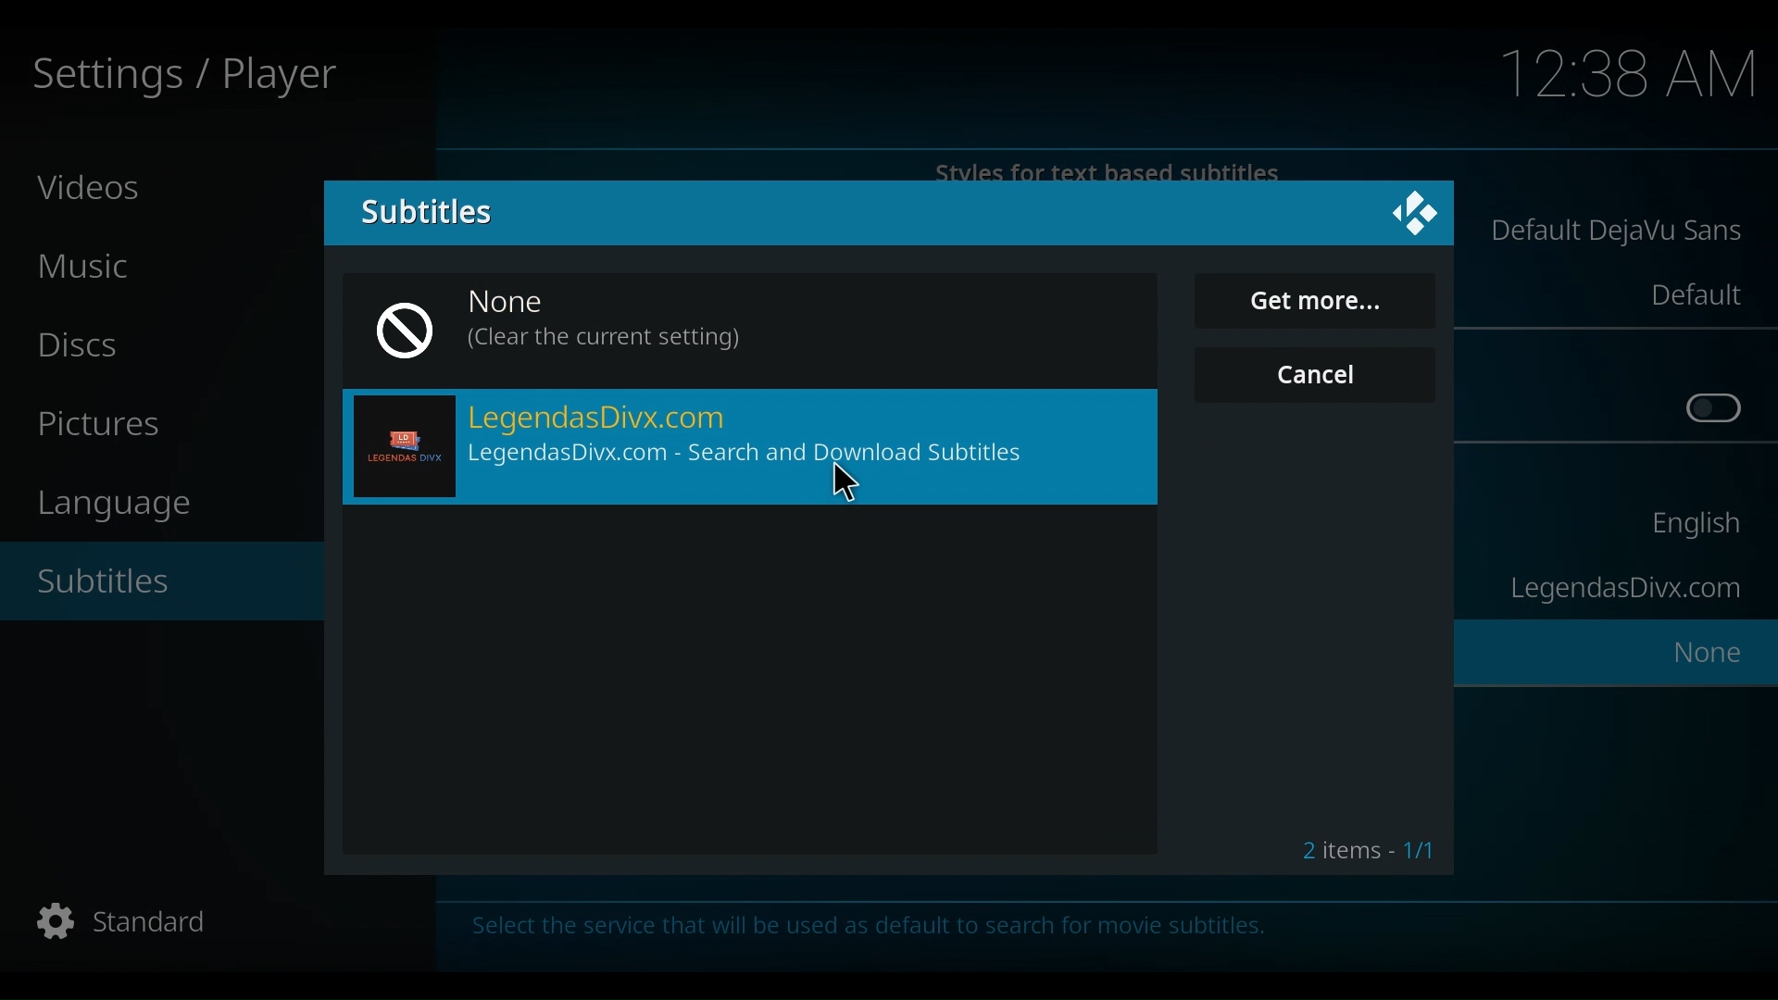 This screenshot has width=1778, height=1000. What do you see at coordinates (427, 213) in the screenshot?
I see `Subtitles` at bounding box center [427, 213].